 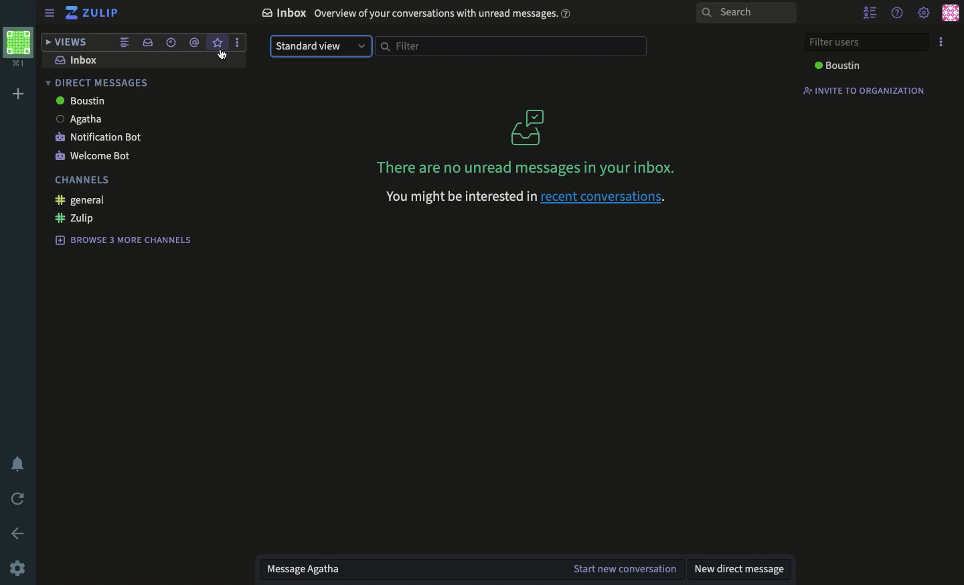 What do you see at coordinates (48, 13) in the screenshot?
I see `sidebar` at bounding box center [48, 13].